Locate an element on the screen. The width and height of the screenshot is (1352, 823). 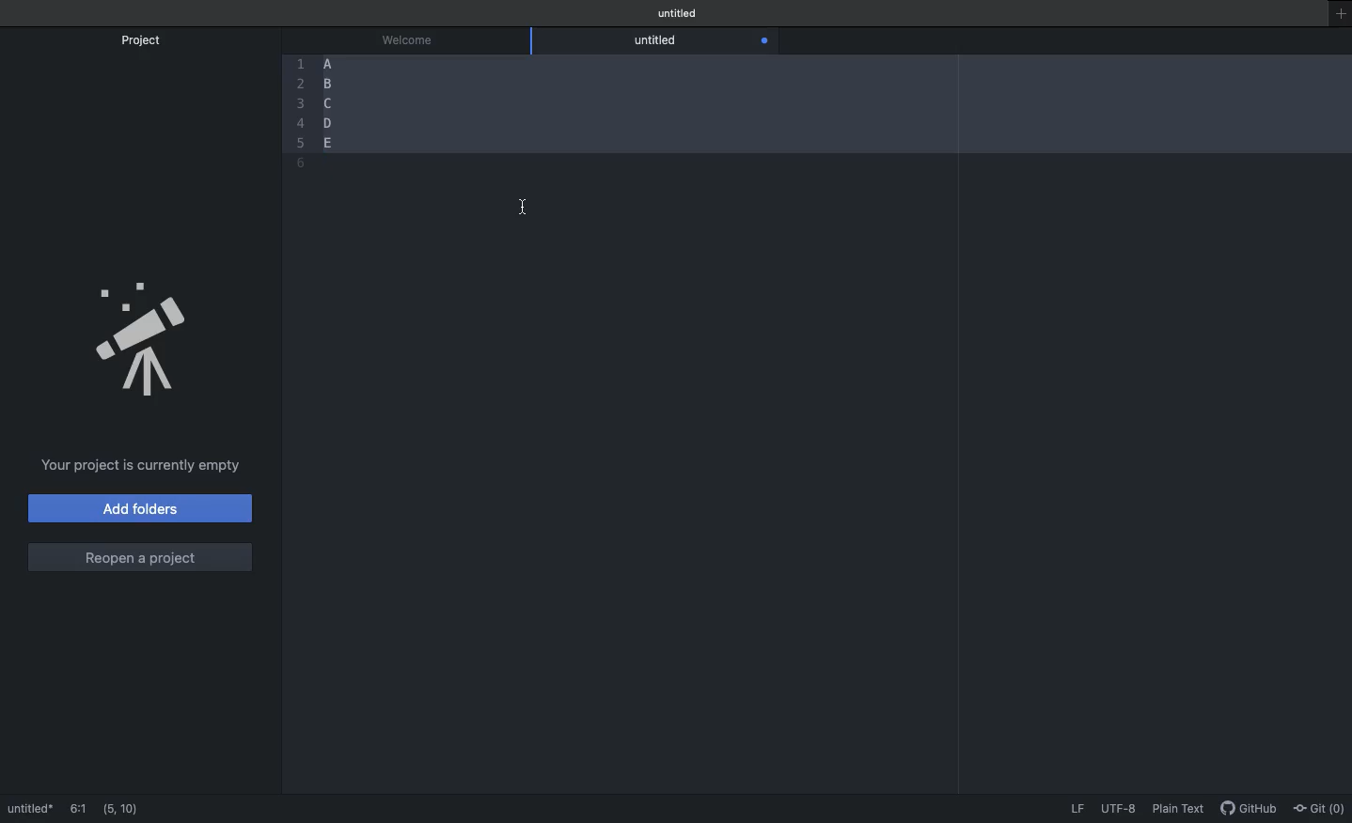
UTF-8 is located at coordinates (1121, 810).